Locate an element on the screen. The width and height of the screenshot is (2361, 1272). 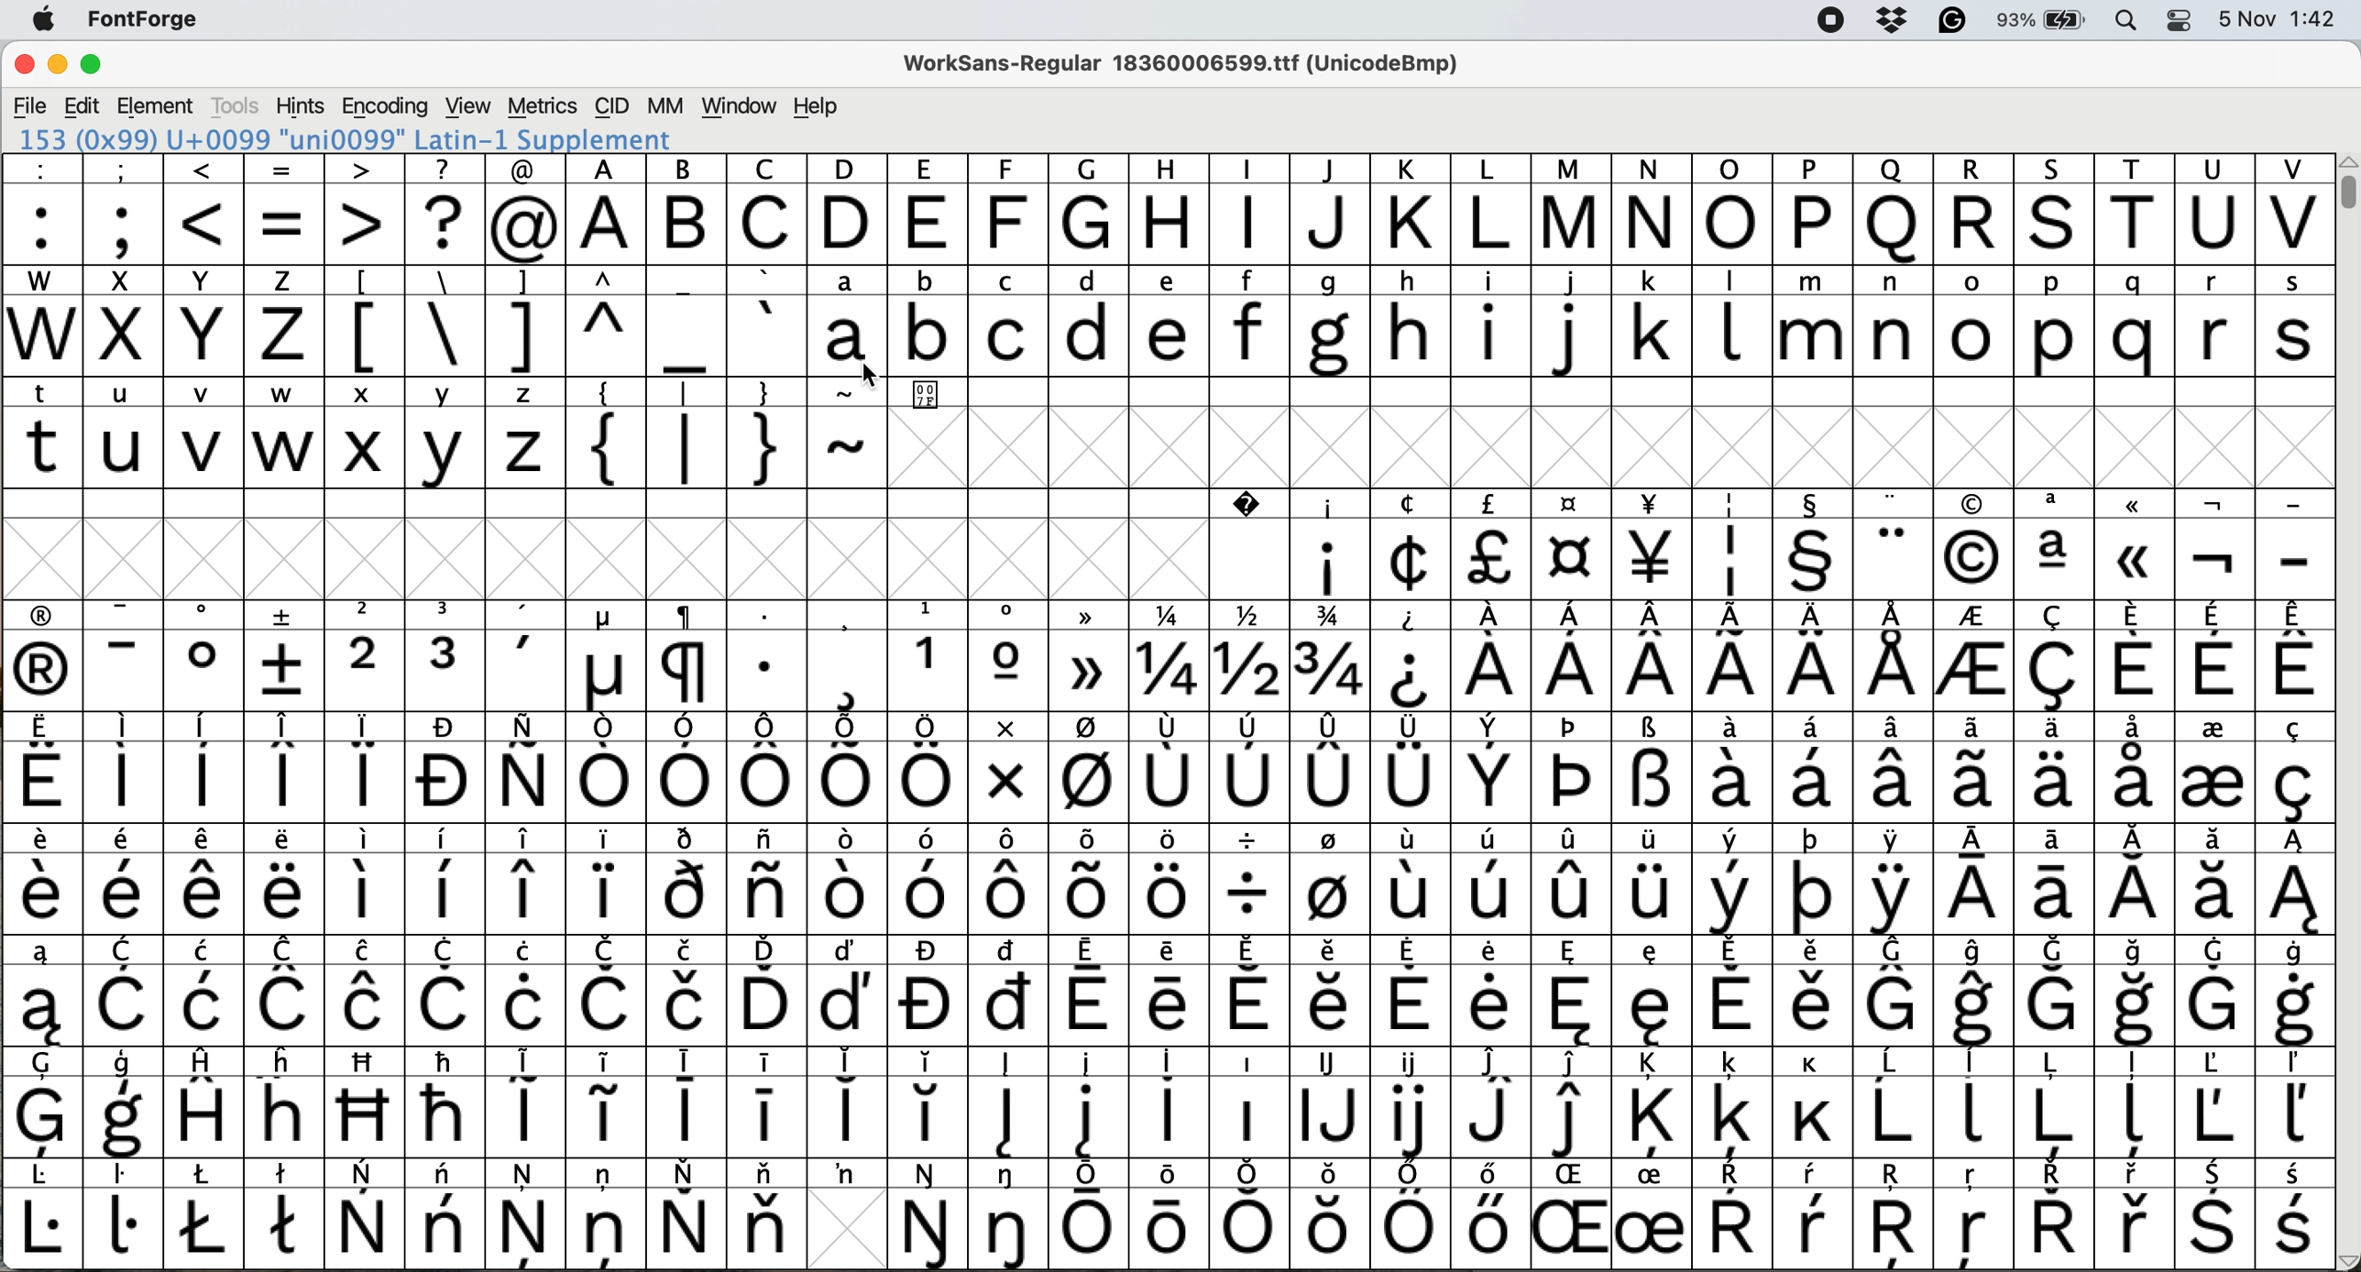
symbol is located at coordinates (446, 991).